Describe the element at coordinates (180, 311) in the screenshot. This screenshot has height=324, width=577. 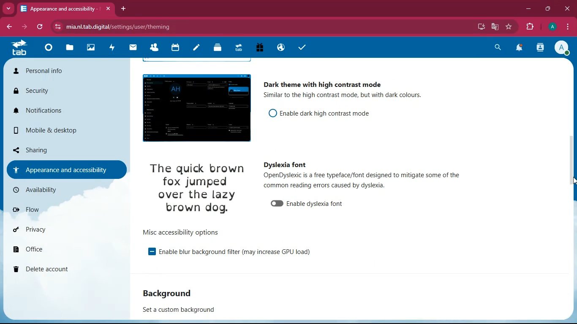
I see `set a custom background` at that location.